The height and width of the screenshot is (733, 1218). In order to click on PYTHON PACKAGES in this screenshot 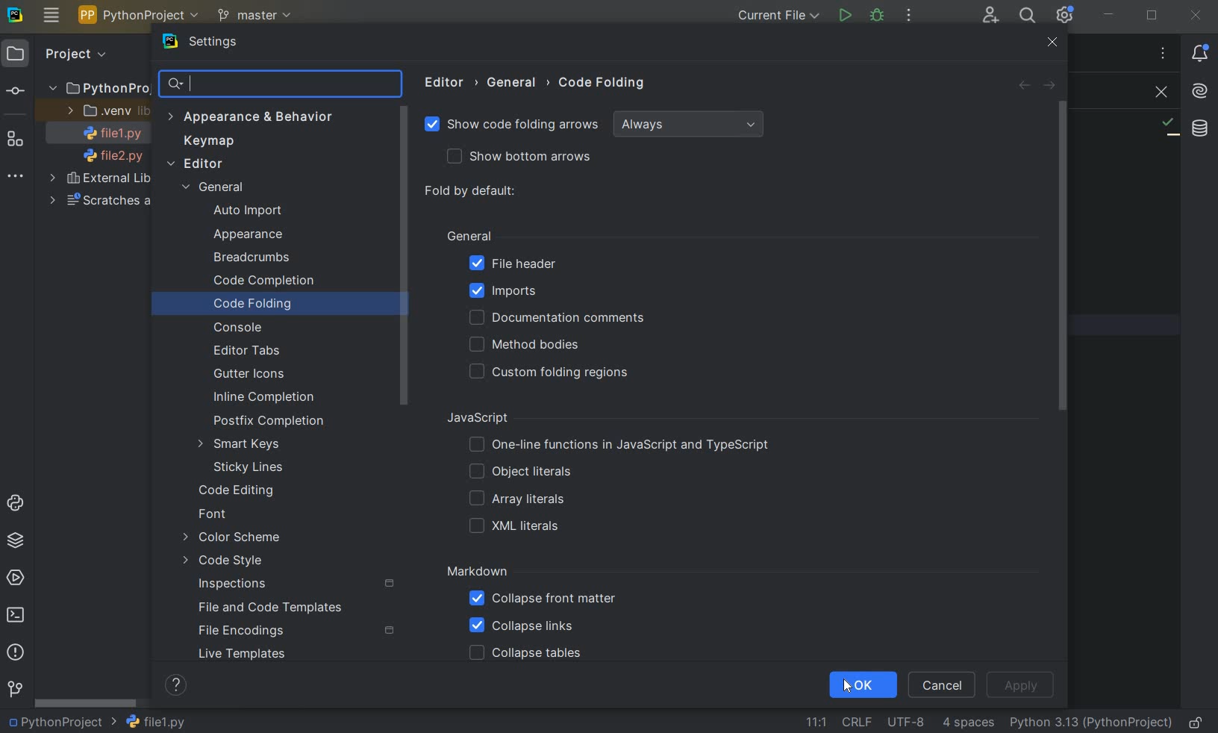, I will do `click(19, 541)`.